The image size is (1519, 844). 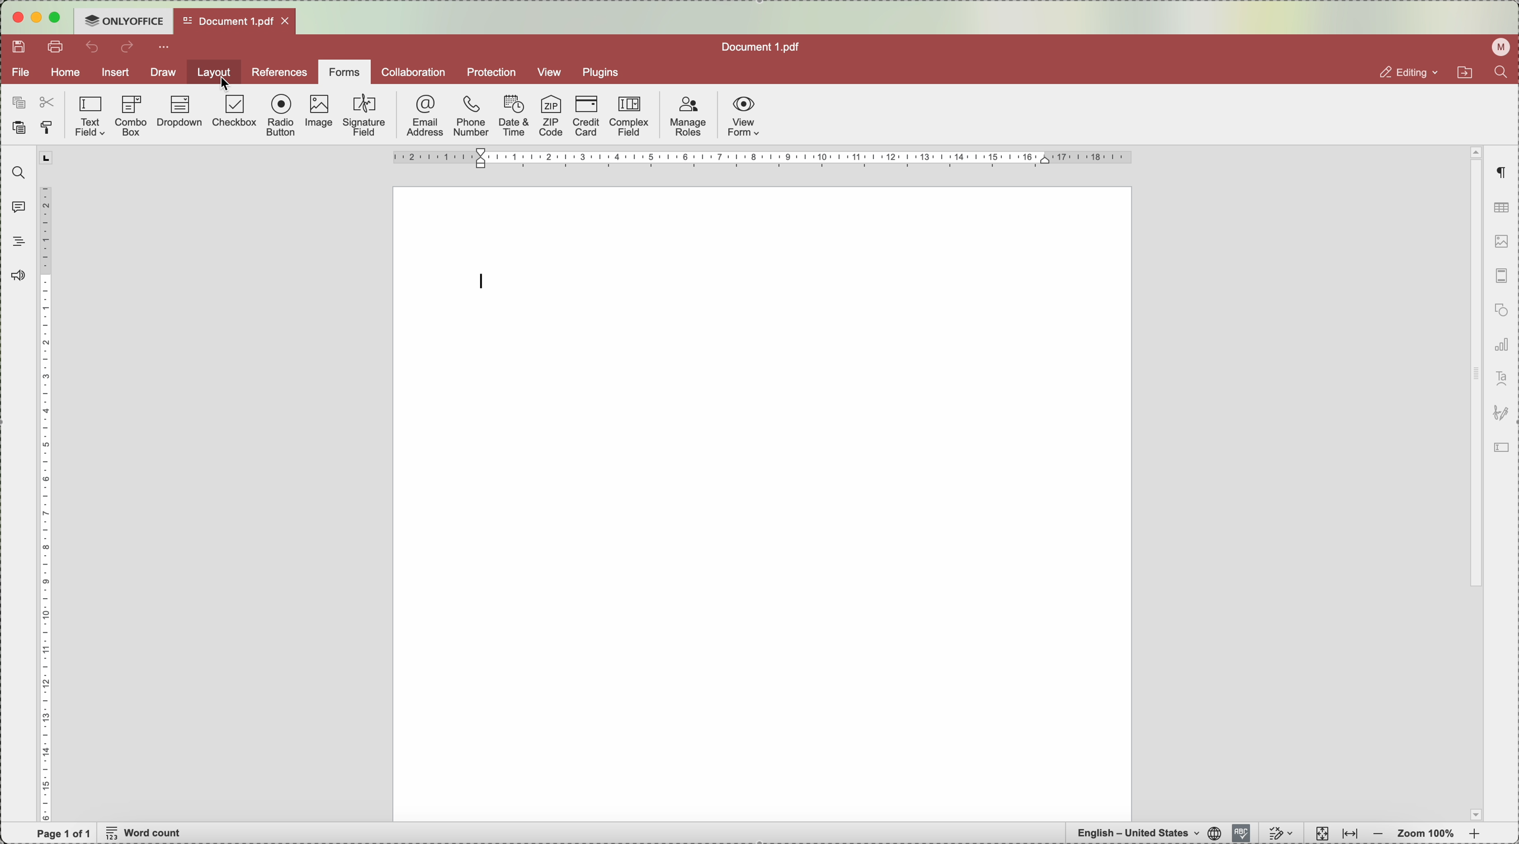 What do you see at coordinates (21, 72) in the screenshot?
I see `file` at bounding box center [21, 72].